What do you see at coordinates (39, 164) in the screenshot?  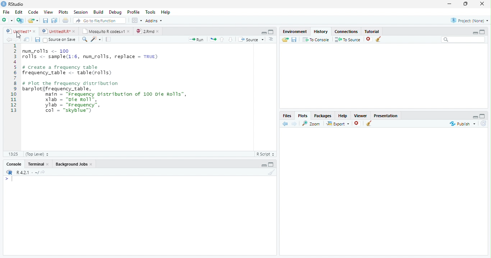 I see `Terminal` at bounding box center [39, 164].